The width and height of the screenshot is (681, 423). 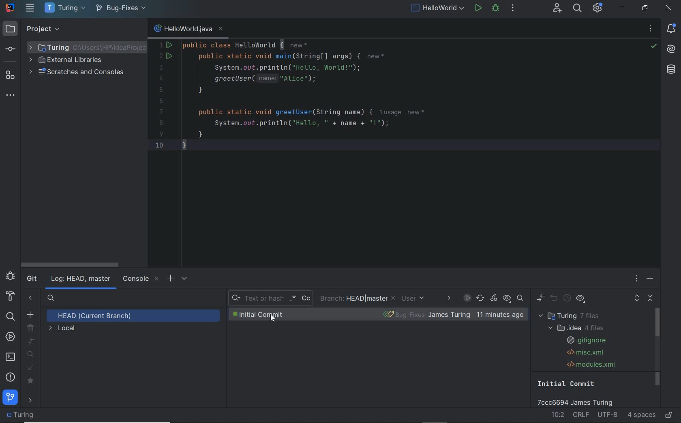 I want to click on HEAD, so click(x=97, y=316).